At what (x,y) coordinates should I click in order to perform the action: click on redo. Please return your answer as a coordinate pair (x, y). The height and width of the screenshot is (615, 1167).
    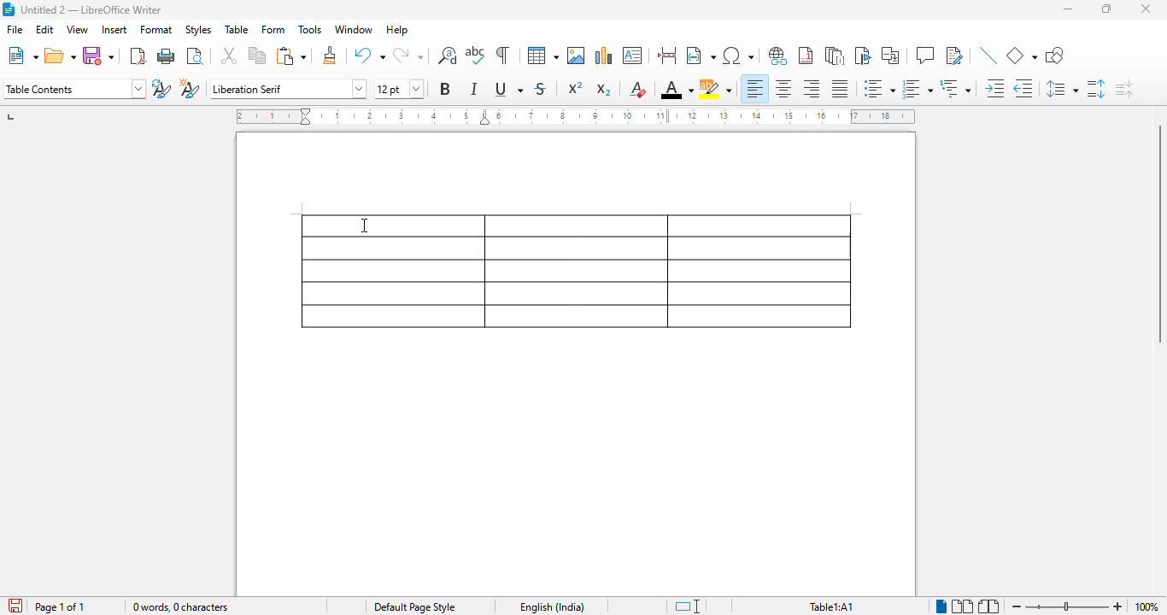
    Looking at the image, I should click on (408, 55).